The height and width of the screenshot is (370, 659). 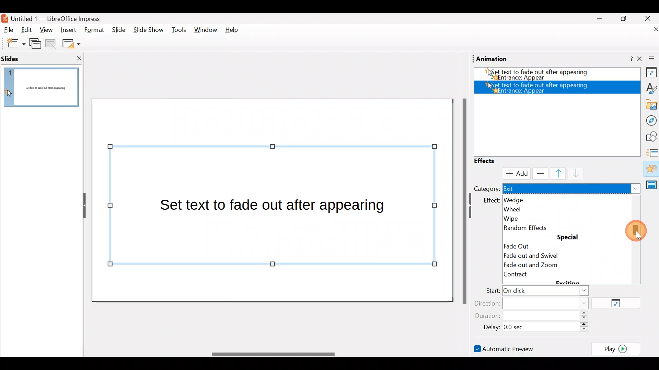 I want to click on Move down, so click(x=573, y=174).